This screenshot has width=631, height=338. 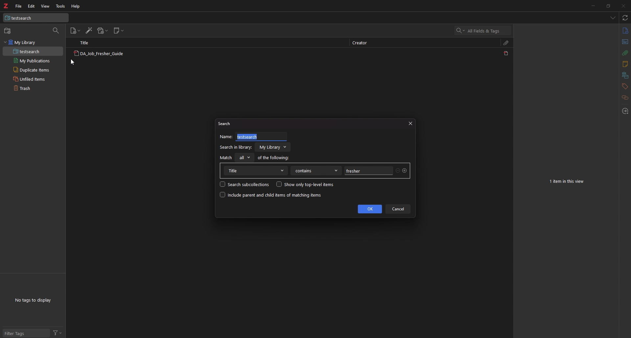 I want to click on title, so click(x=255, y=171).